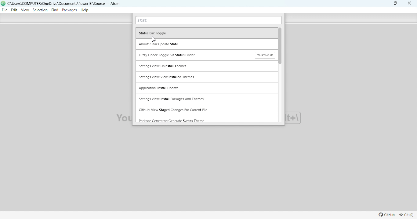  Describe the element at coordinates (3, 3) in the screenshot. I see `logo ` at that location.